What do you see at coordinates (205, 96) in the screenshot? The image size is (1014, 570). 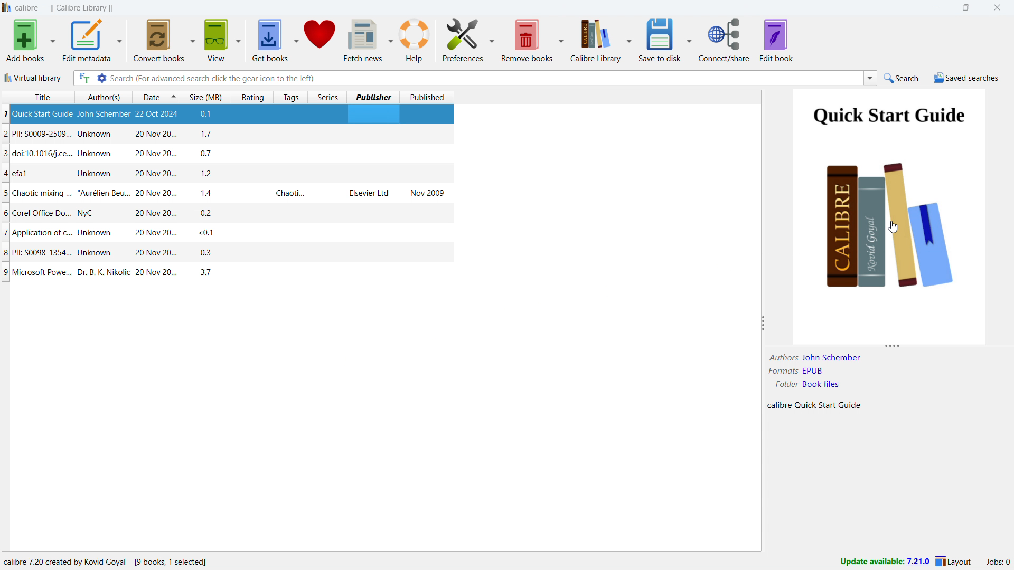 I see `size` at bounding box center [205, 96].